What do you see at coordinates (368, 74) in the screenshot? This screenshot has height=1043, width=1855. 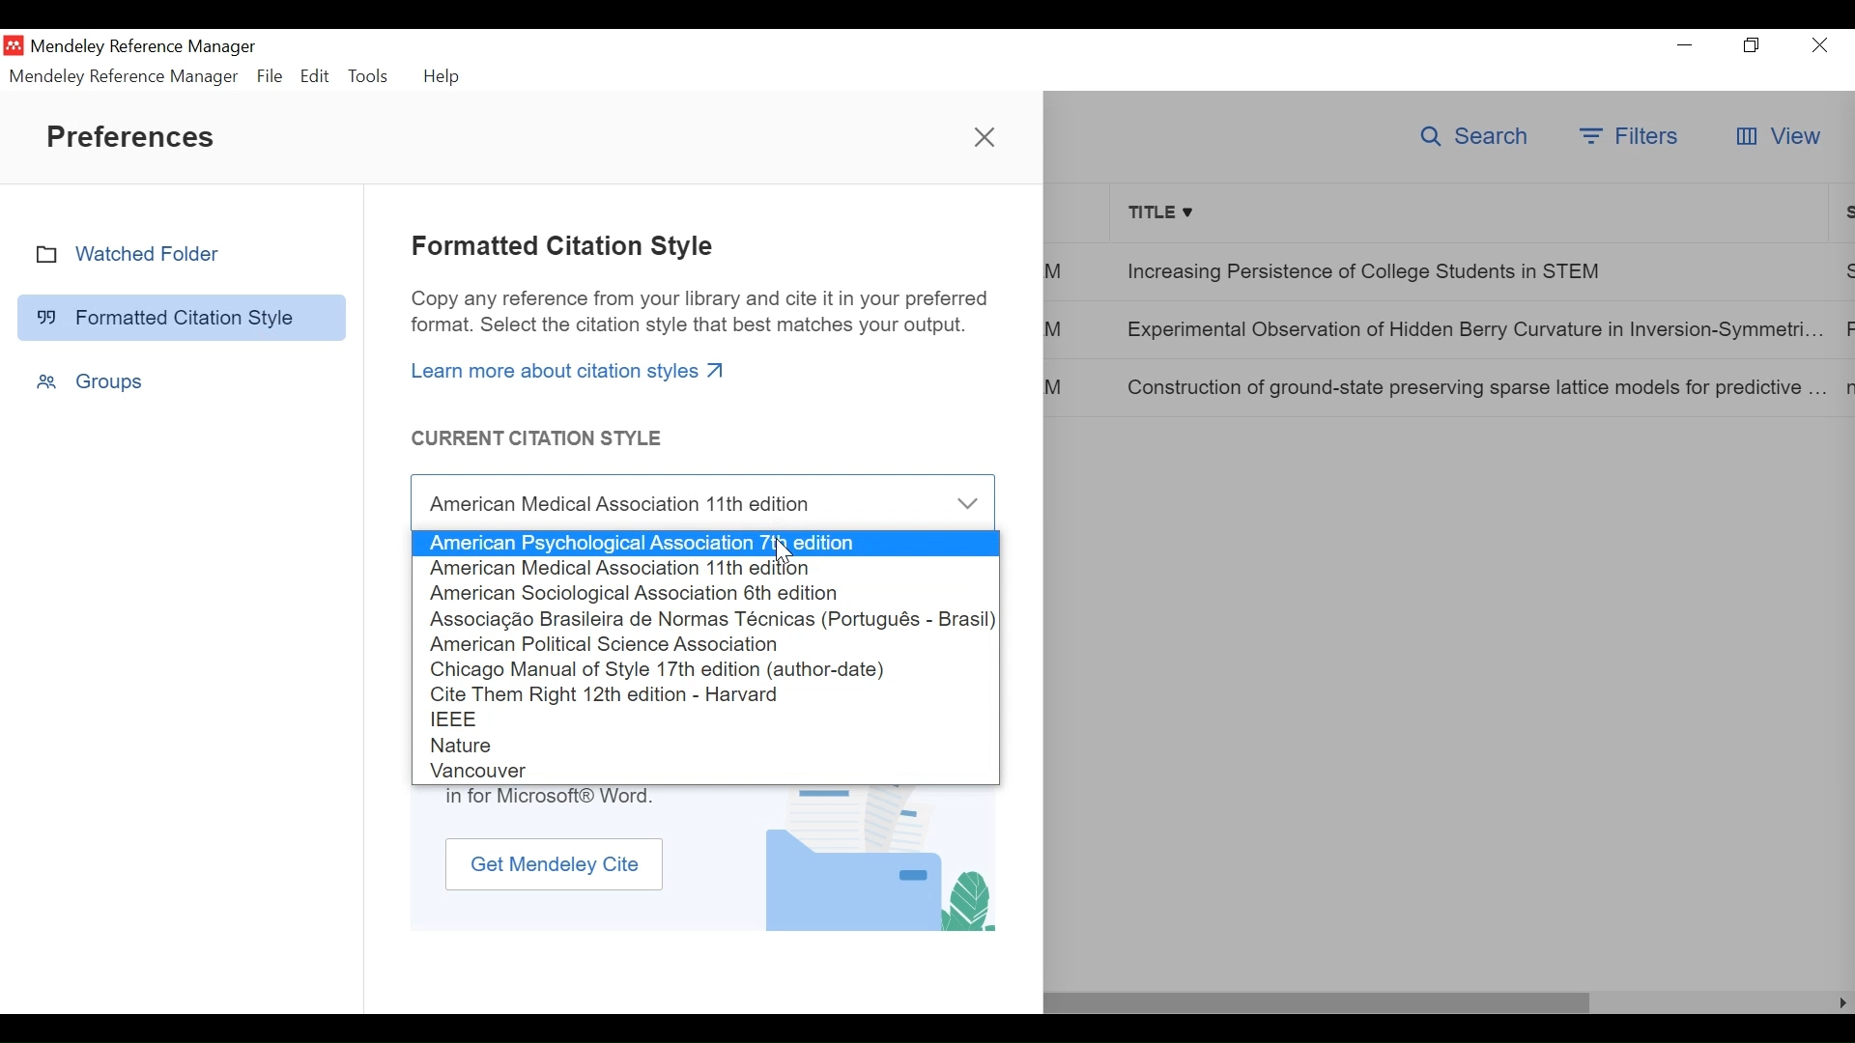 I see `Tools` at bounding box center [368, 74].